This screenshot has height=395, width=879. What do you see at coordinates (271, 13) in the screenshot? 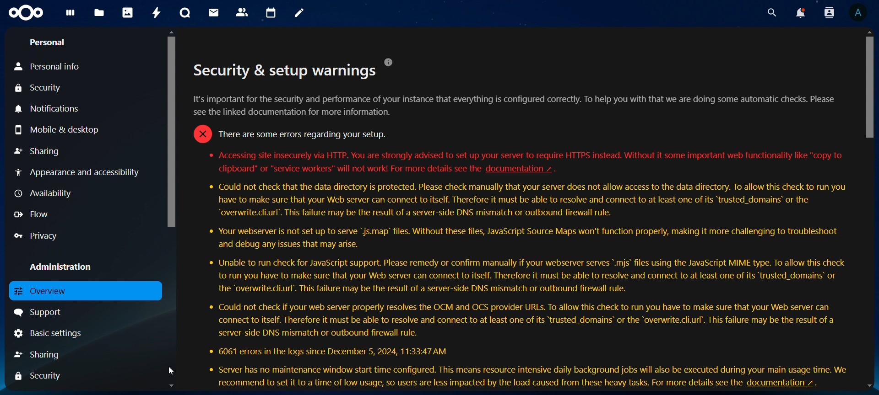
I see `calendar` at bounding box center [271, 13].